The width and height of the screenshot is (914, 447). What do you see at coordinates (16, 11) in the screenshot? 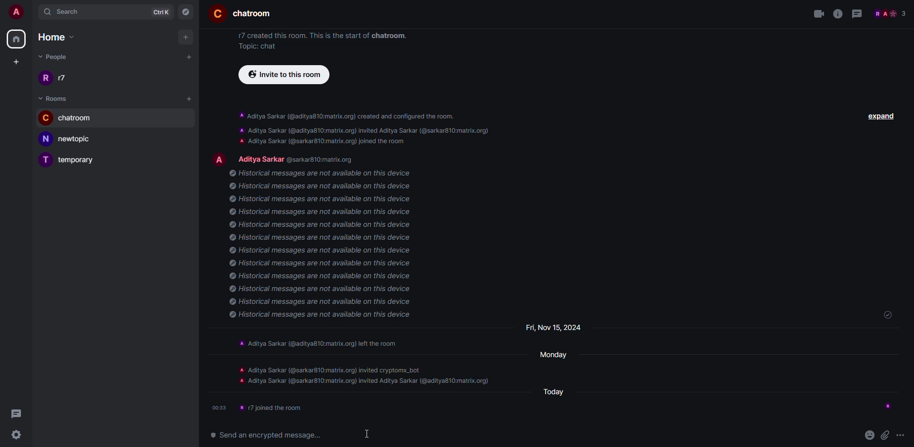
I see `account` at bounding box center [16, 11].